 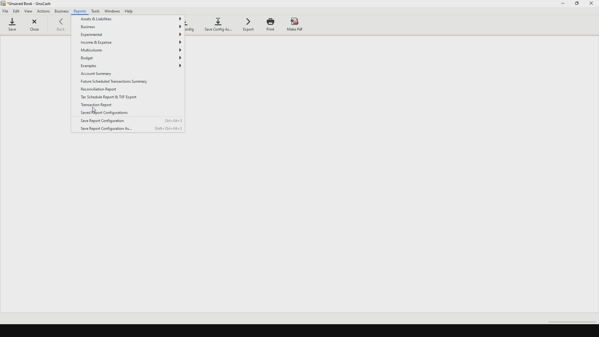 I want to click on minimize, so click(x=563, y=4).